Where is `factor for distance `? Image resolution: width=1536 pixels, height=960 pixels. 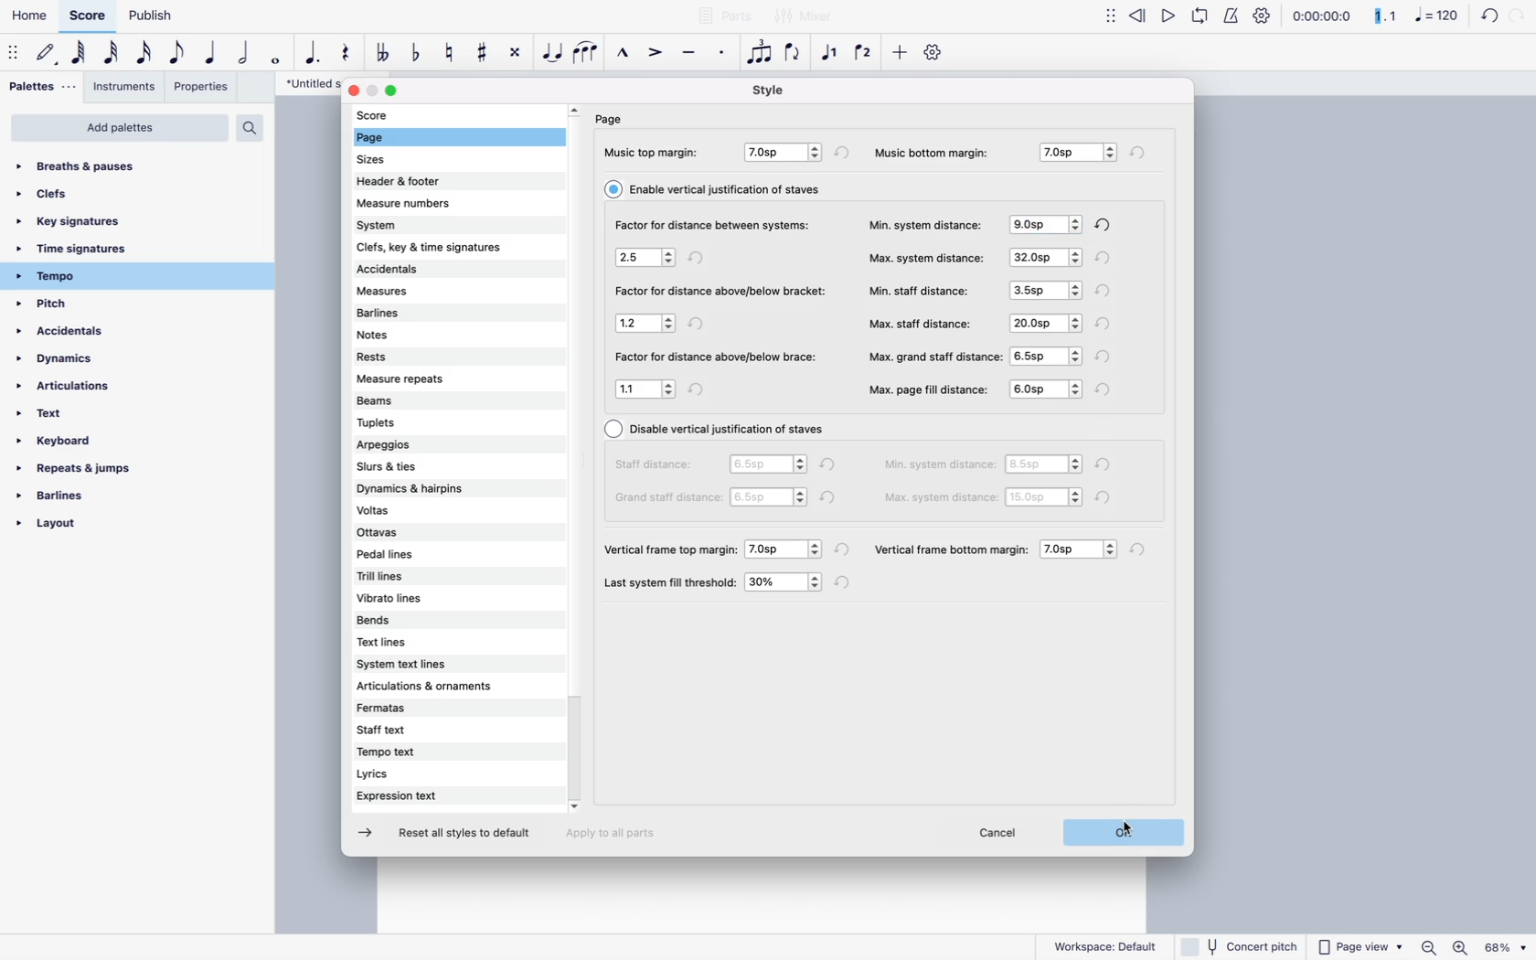
factor for distance  is located at coordinates (716, 357).